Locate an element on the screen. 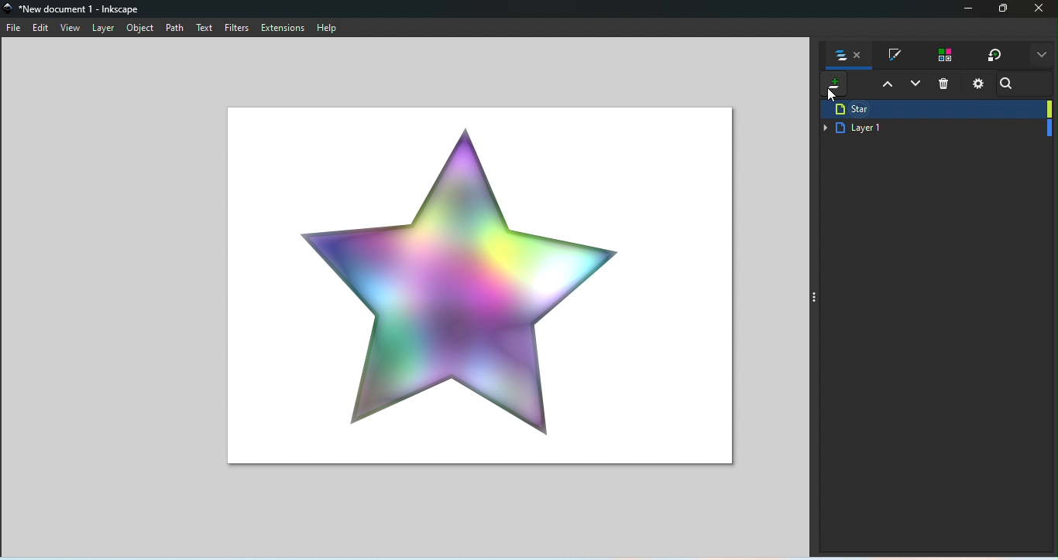  Fill and stroke is located at coordinates (895, 56).